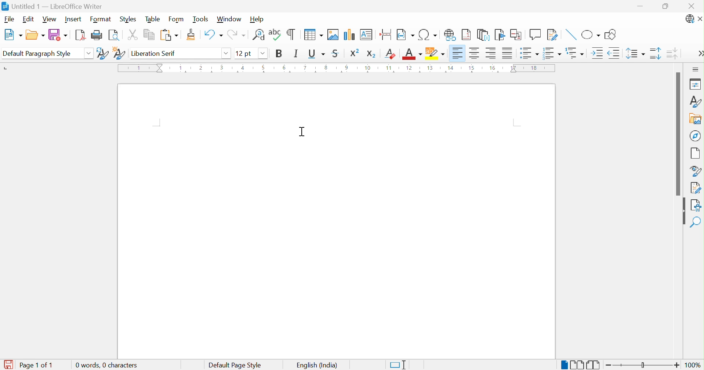 The height and width of the screenshot is (370, 704). Describe the element at coordinates (428, 35) in the screenshot. I see `Insert special characters` at that location.